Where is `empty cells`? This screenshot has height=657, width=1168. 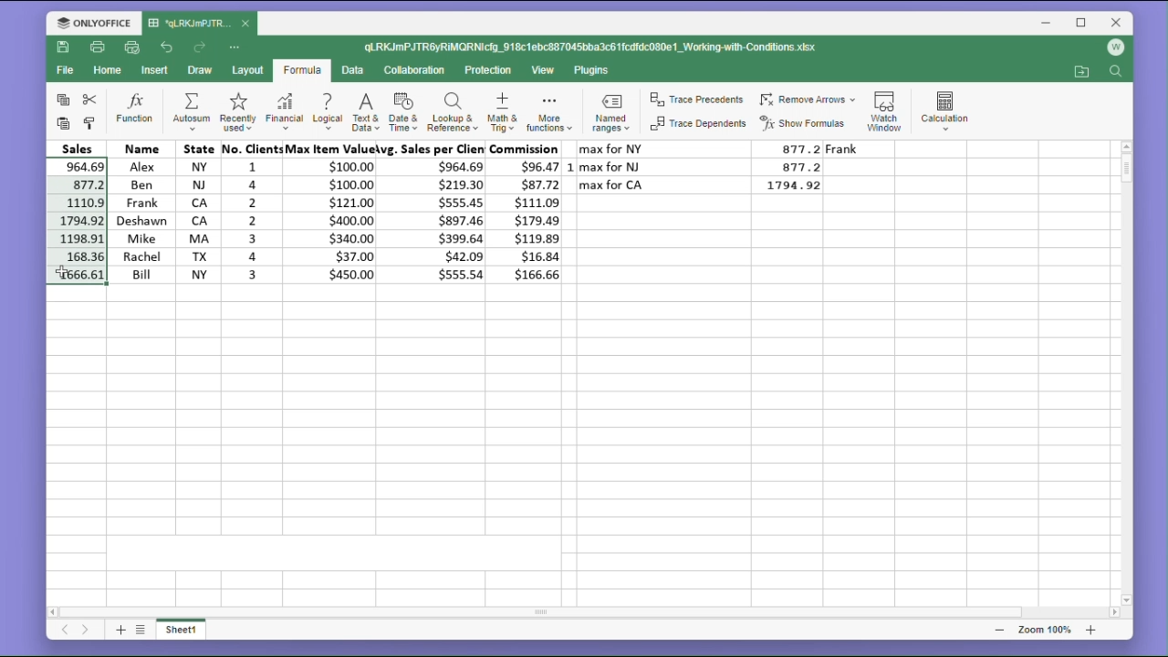
empty cells is located at coordinates (581, 443).